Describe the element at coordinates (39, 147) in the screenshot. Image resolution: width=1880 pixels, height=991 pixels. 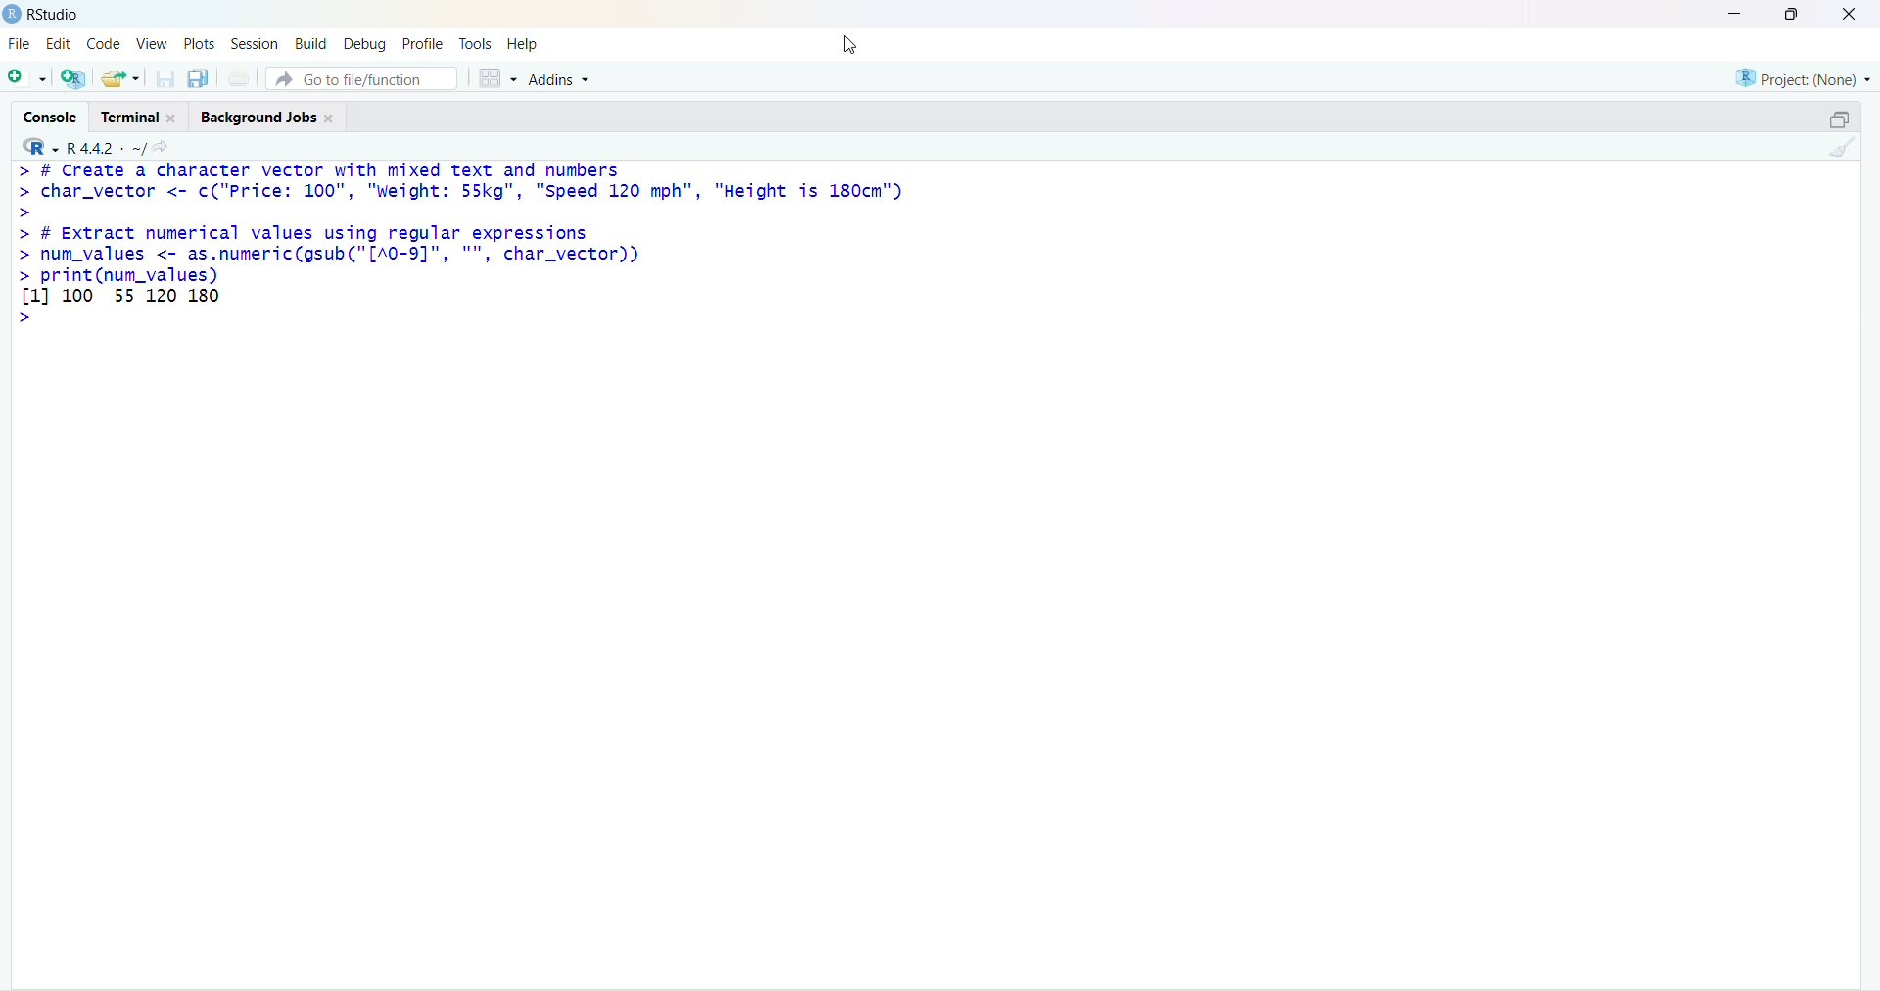
I see `R` at that location.